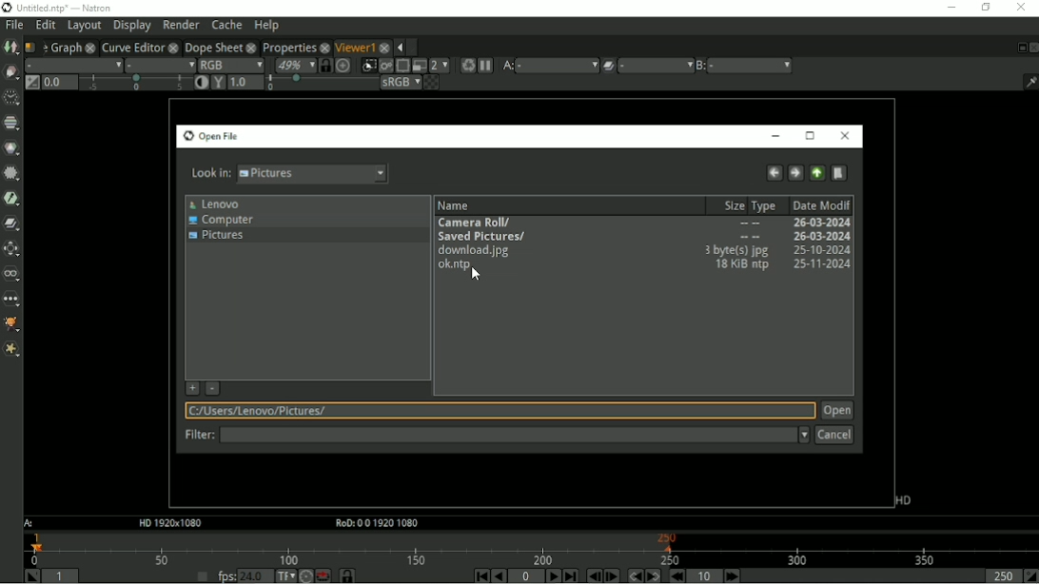 This screenshot has width=1039, height=584. What do you see at coordinates (440, 65) in the screenshot?
I see `Scale down rendered image` at bounding box center [440, 65].